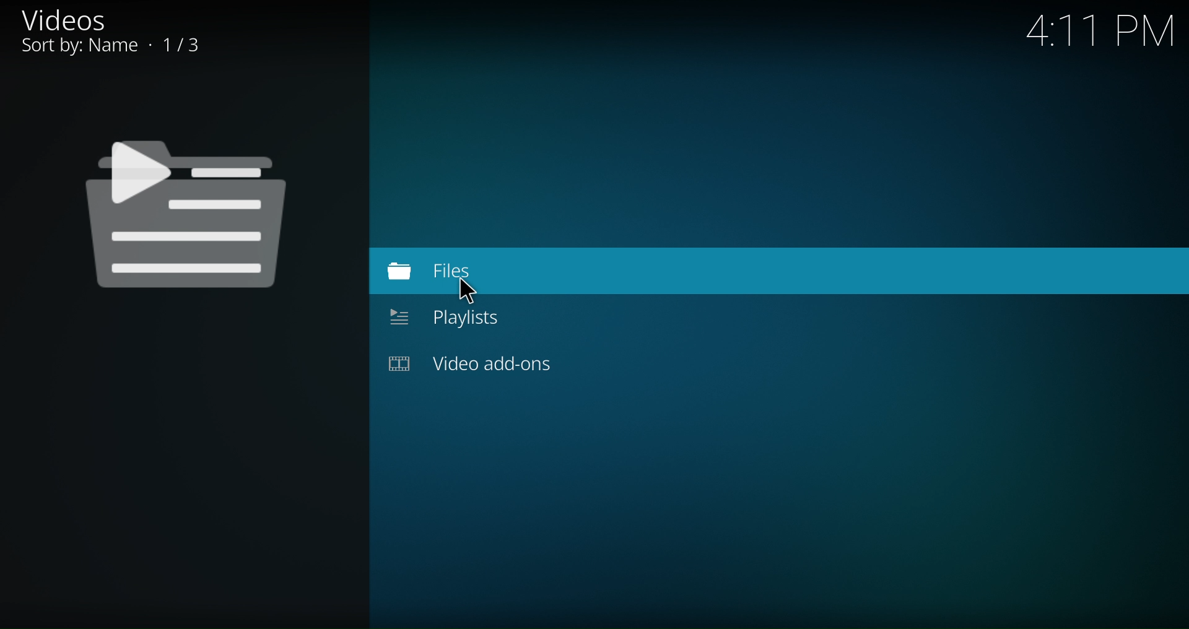 The width and height of the screenshot is (1189, 629). Describe the element at coordinates (473, 270) in the screenshot. I see `Files` at that location.